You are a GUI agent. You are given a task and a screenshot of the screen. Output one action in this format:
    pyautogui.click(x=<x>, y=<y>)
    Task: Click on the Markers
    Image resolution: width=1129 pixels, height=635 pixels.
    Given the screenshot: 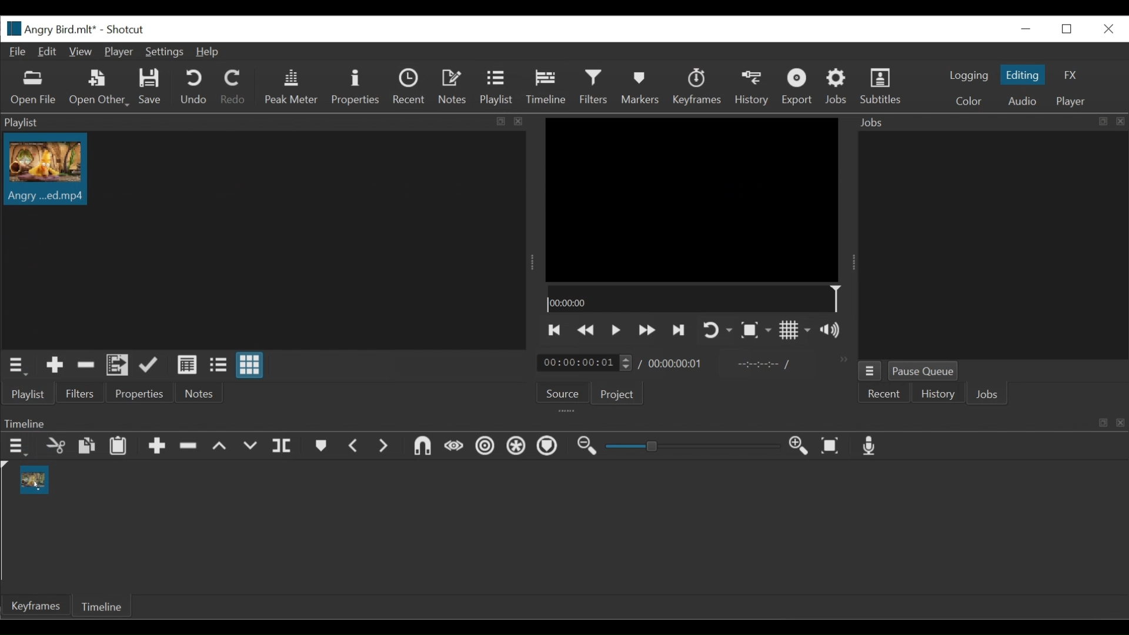 What is the action you would take?
    pyautogui.click(x=548, y=446)
    